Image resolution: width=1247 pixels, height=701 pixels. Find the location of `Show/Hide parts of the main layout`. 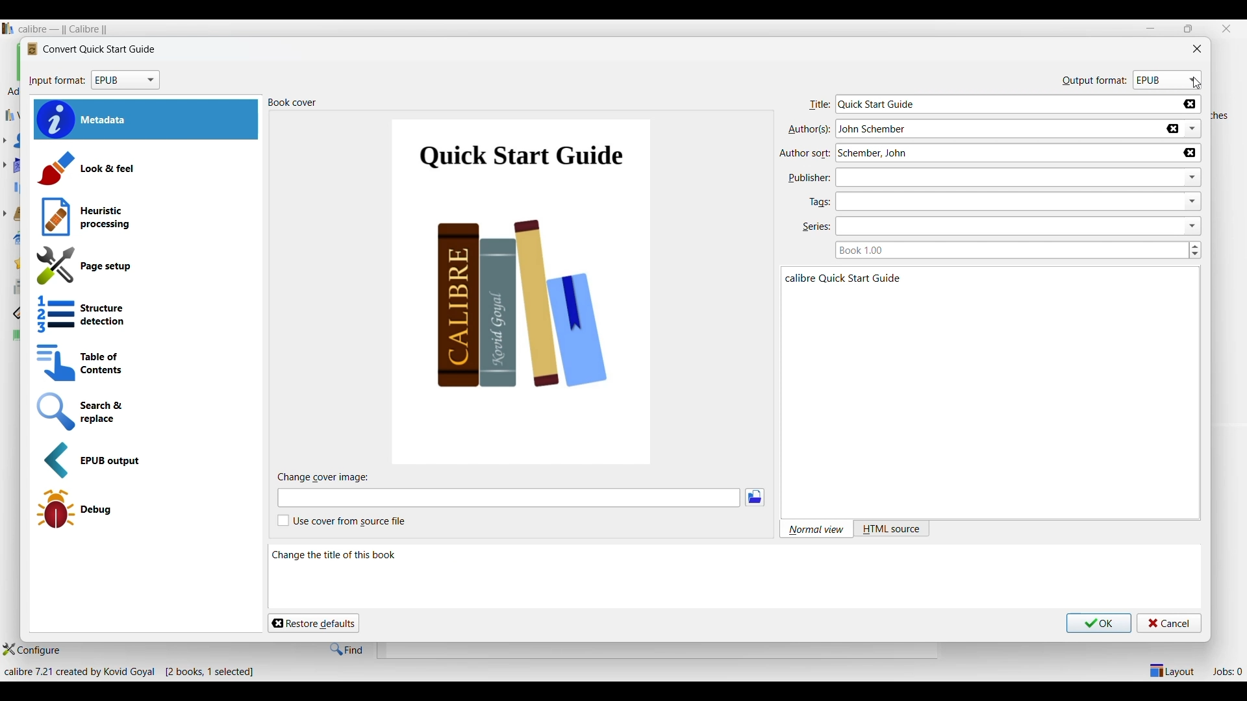

Show/Hide parts of the main layout is located at coordinates (1173, 670).